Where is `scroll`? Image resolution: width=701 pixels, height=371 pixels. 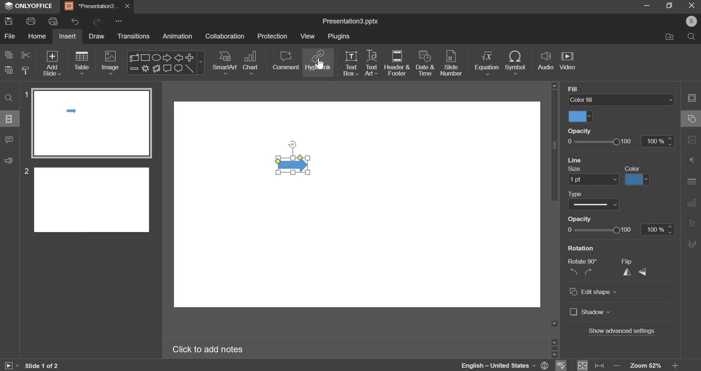
scroll is located at coordinates (135, 57).